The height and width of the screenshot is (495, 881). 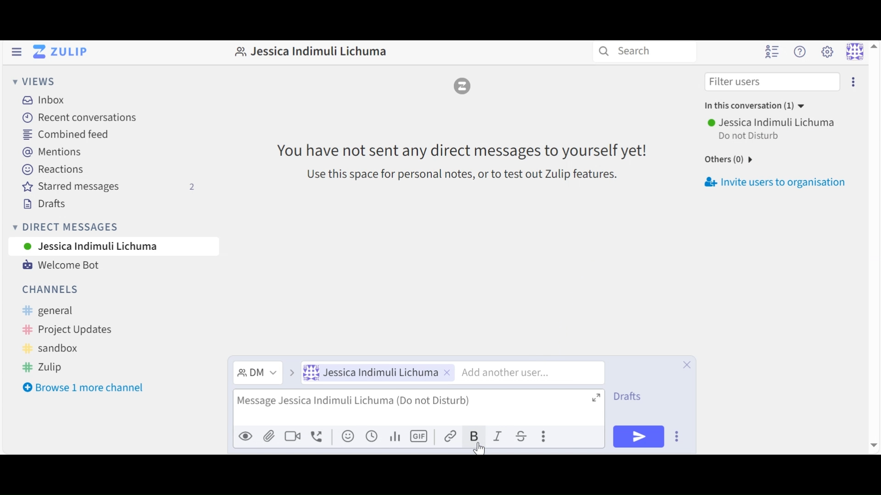 I want to click on Direct messages, so click(x=67, y=228).